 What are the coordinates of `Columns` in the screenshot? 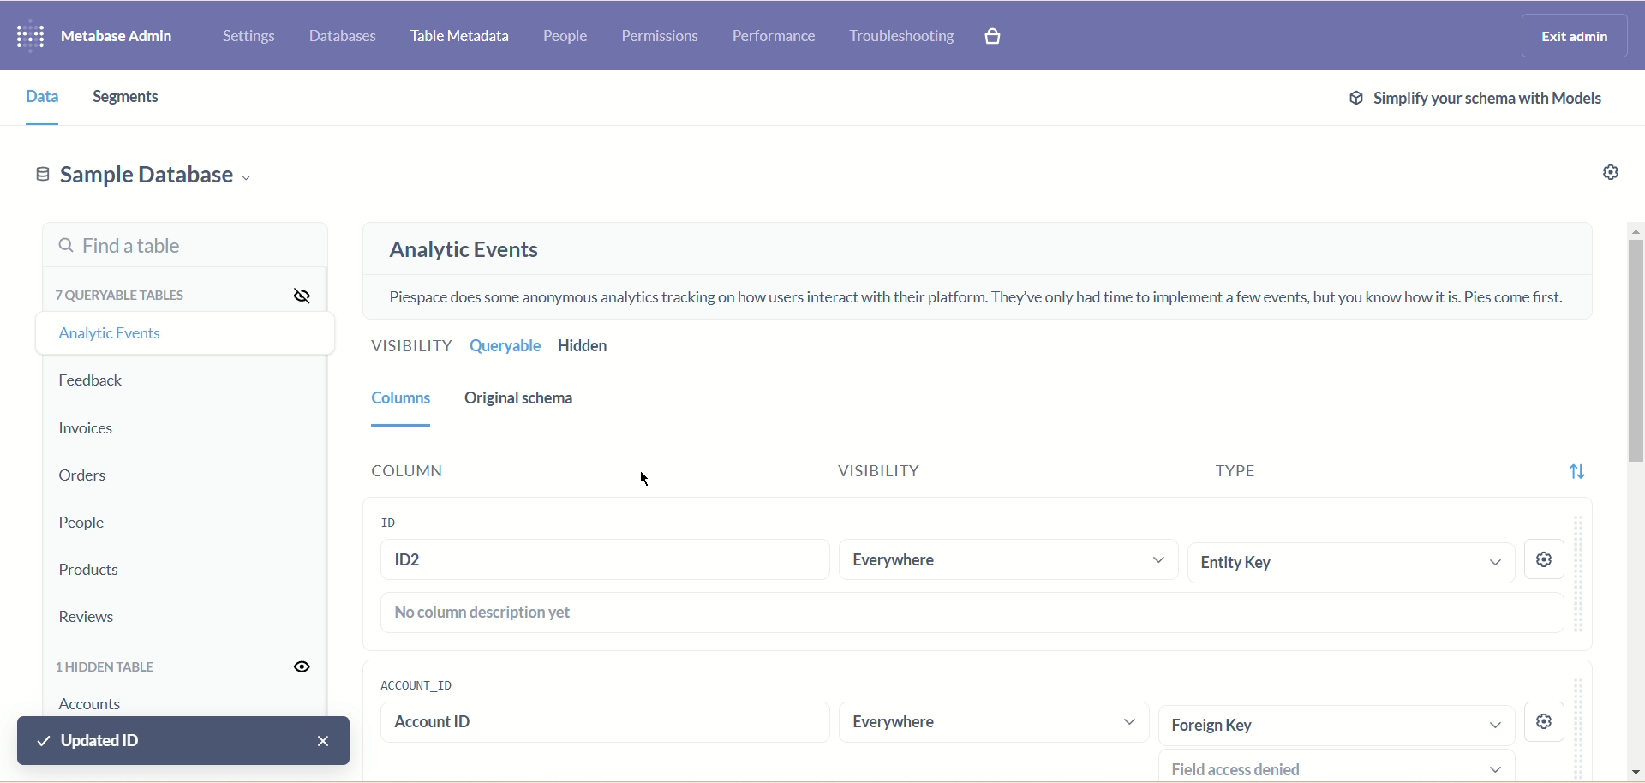 It's located at (404, 406).